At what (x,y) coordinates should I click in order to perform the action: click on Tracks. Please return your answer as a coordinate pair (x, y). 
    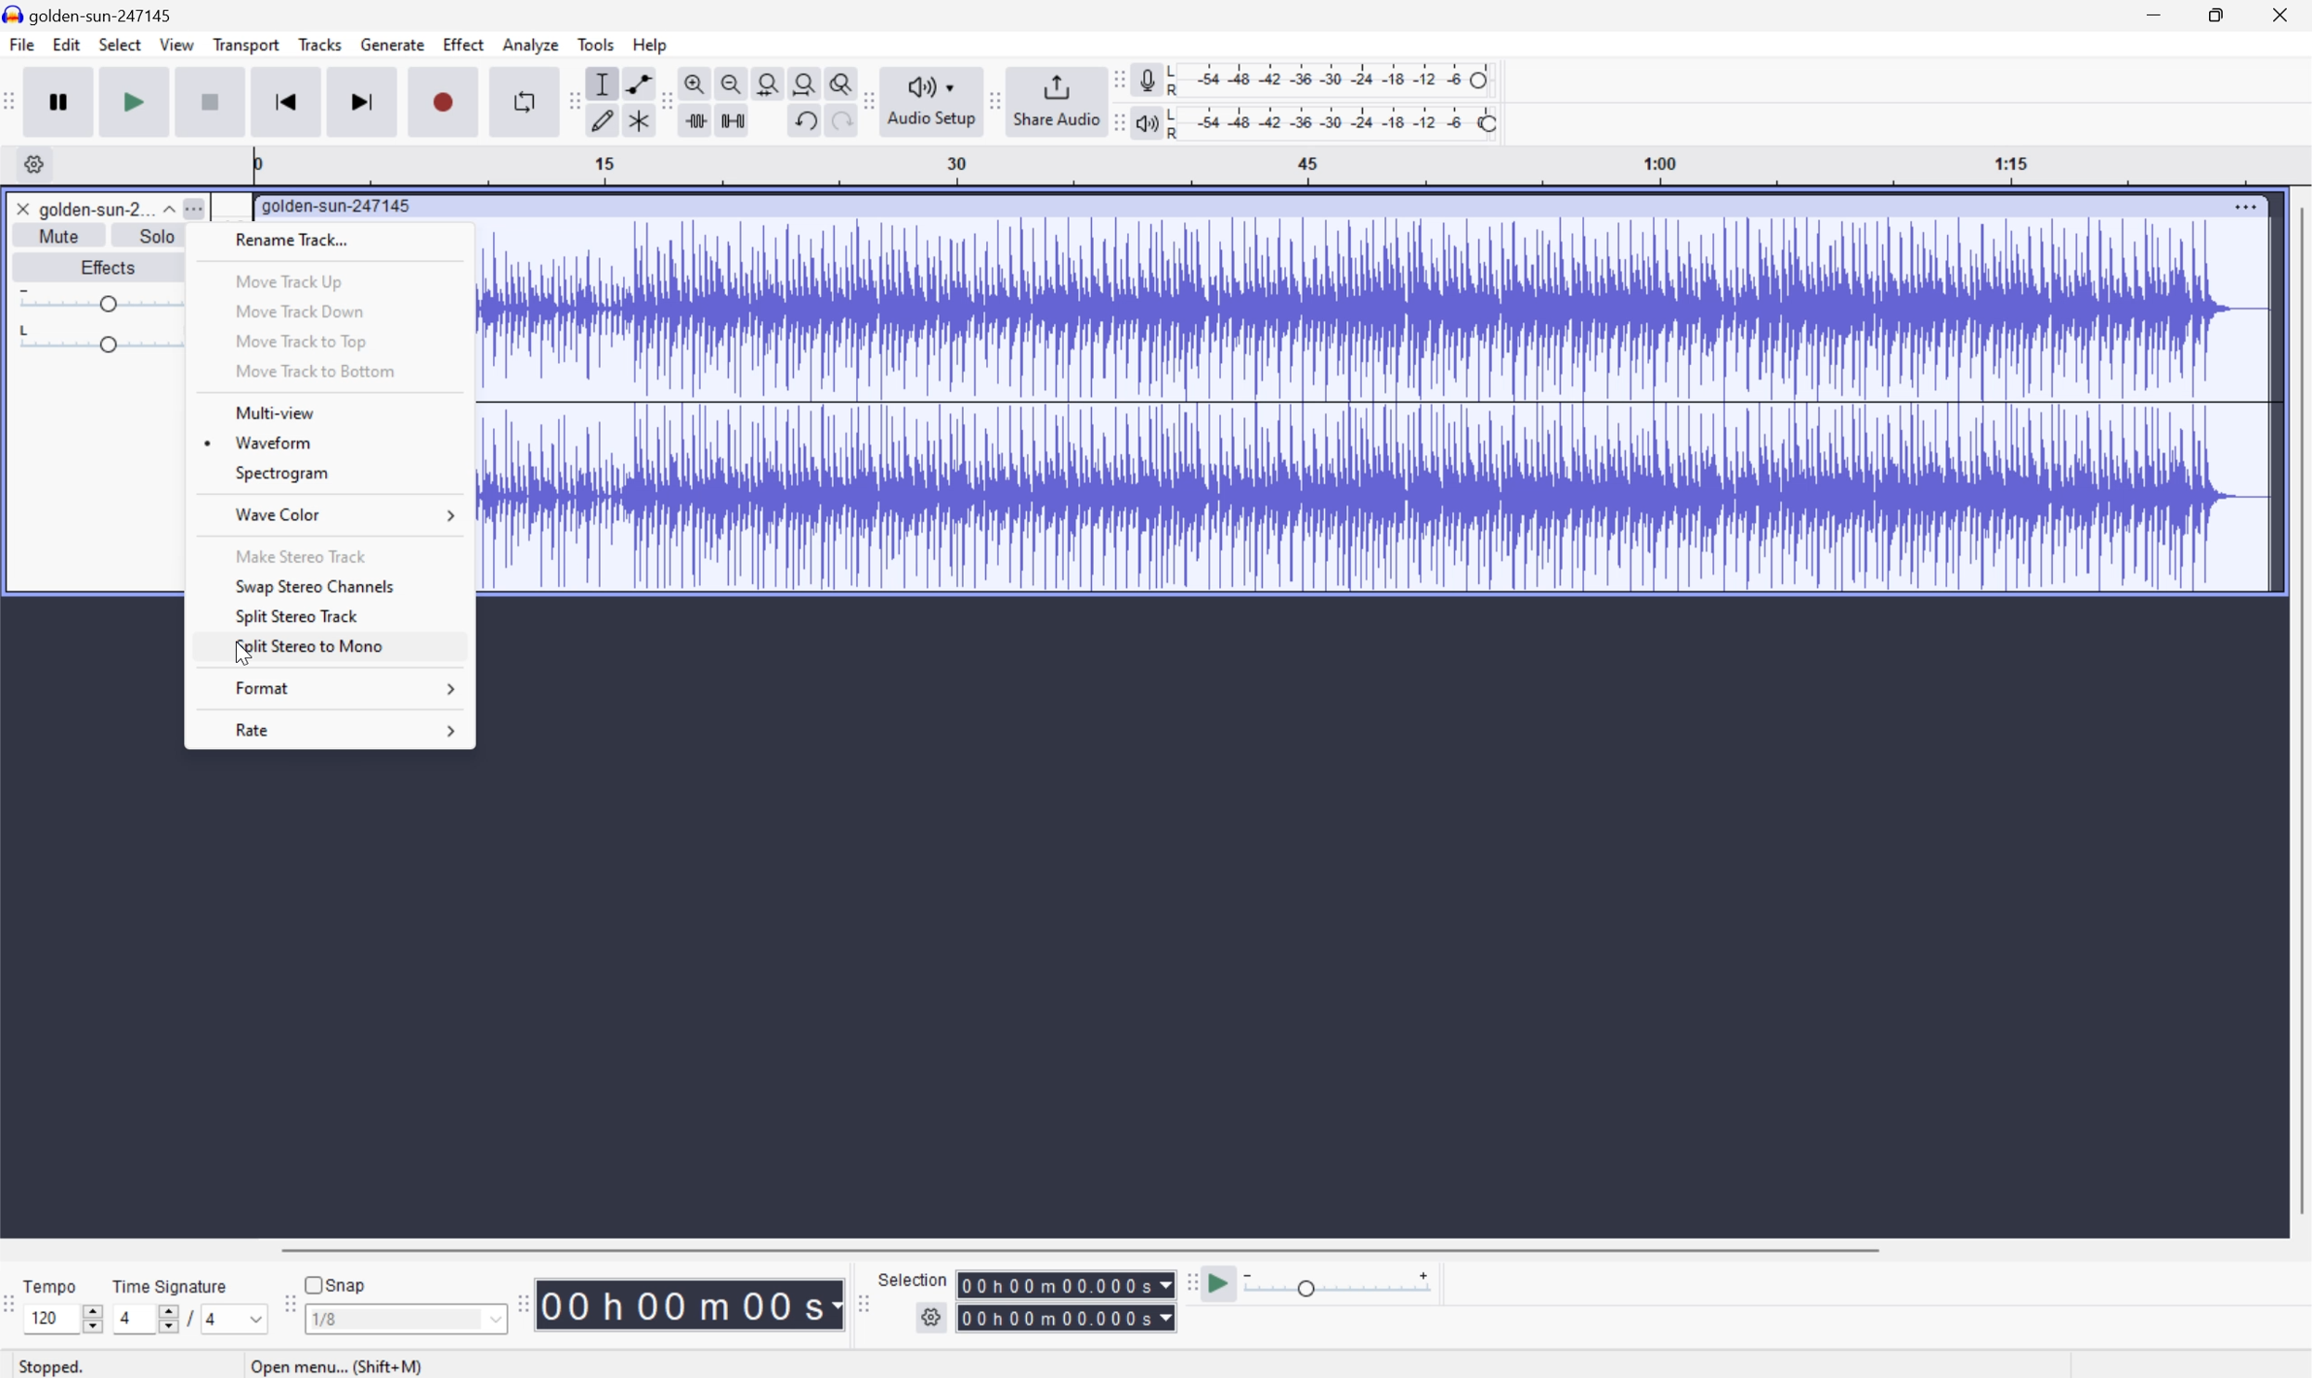
    Looking at the image, I should click on (319, 47).